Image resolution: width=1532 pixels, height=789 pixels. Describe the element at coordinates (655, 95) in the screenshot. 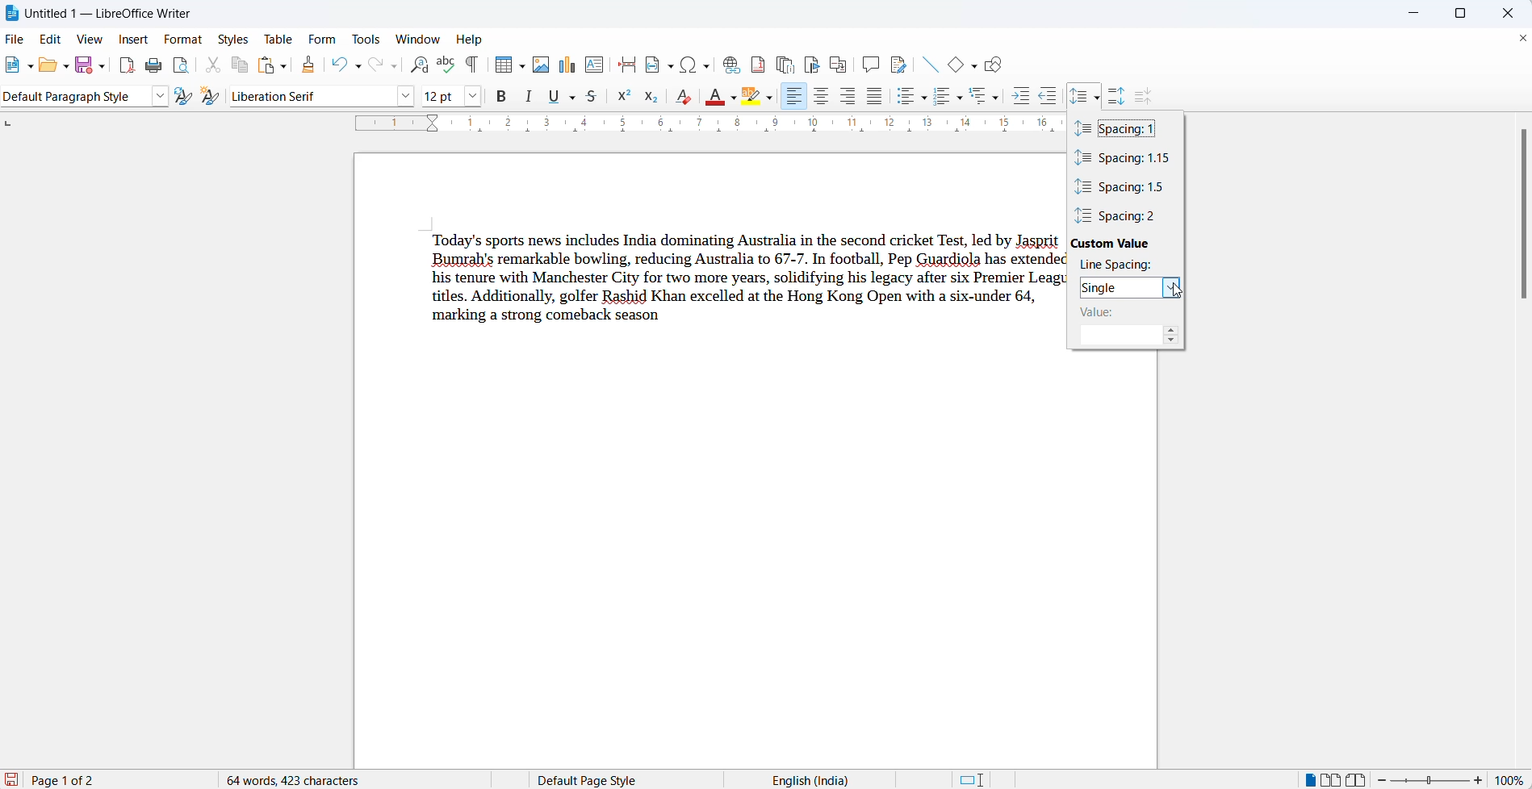

I see `subscript` at that location.